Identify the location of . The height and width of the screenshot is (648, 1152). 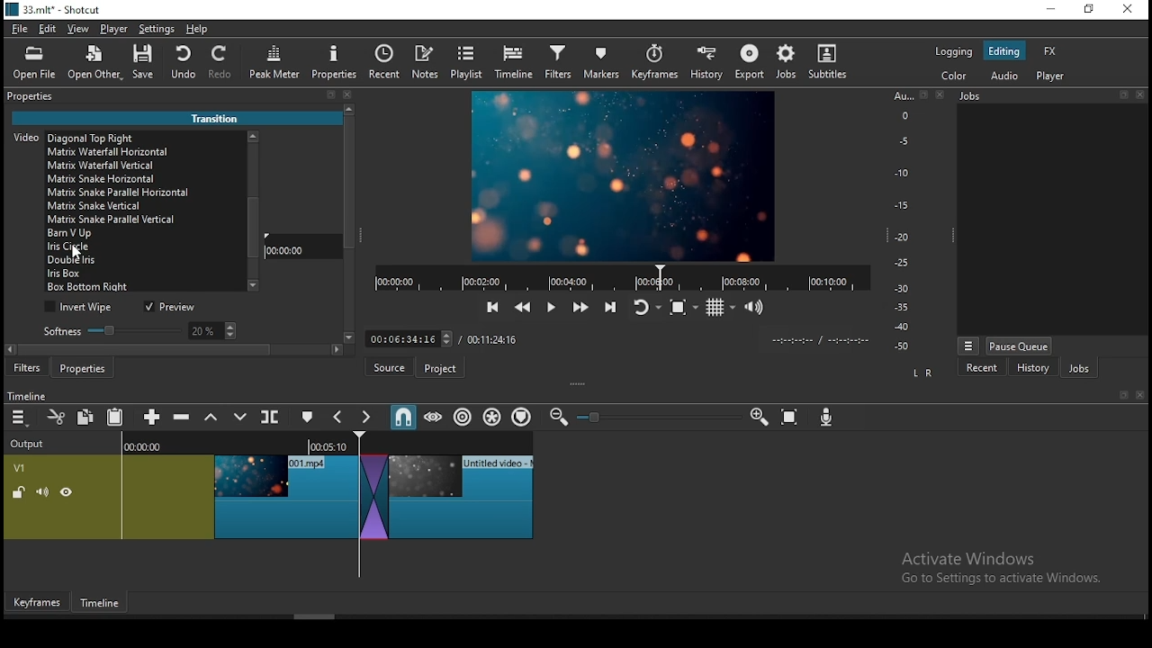
(922, 95).